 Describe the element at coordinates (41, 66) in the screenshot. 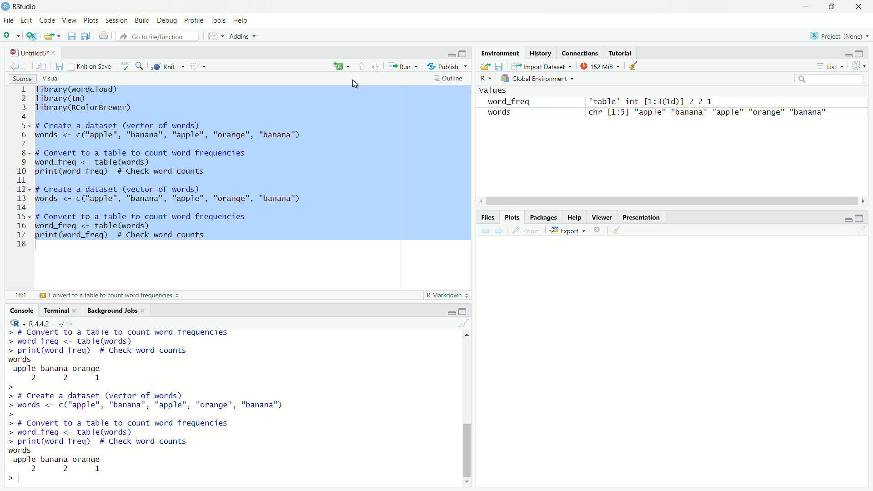

I see `Show in the new window` at that location.